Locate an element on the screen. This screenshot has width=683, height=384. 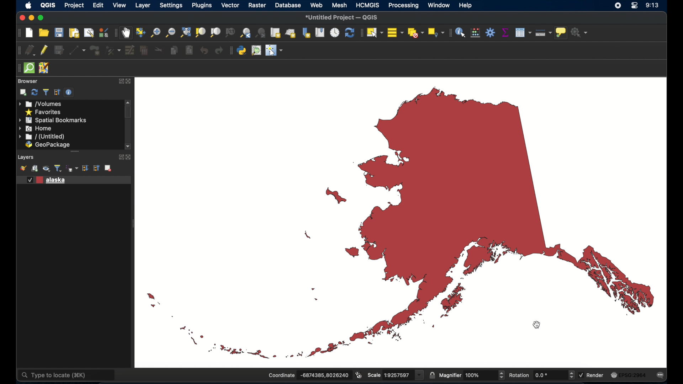
curent edits is located at coordinates (31, 50).